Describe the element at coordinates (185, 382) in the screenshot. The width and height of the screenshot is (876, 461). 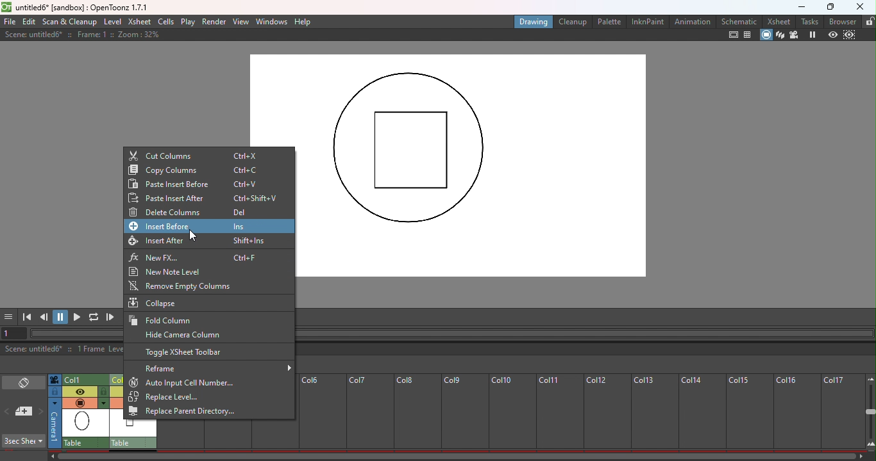
I see `Auto input cell number` at that location.